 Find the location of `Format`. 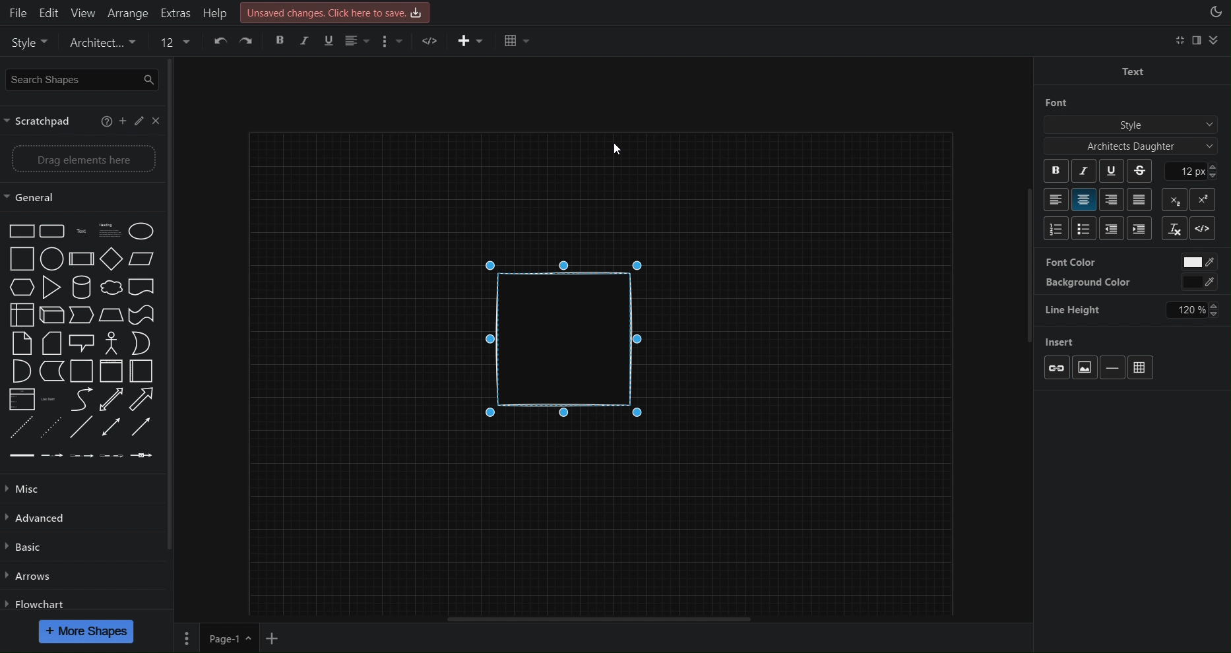

Format is located at coordinates (1200, 43).